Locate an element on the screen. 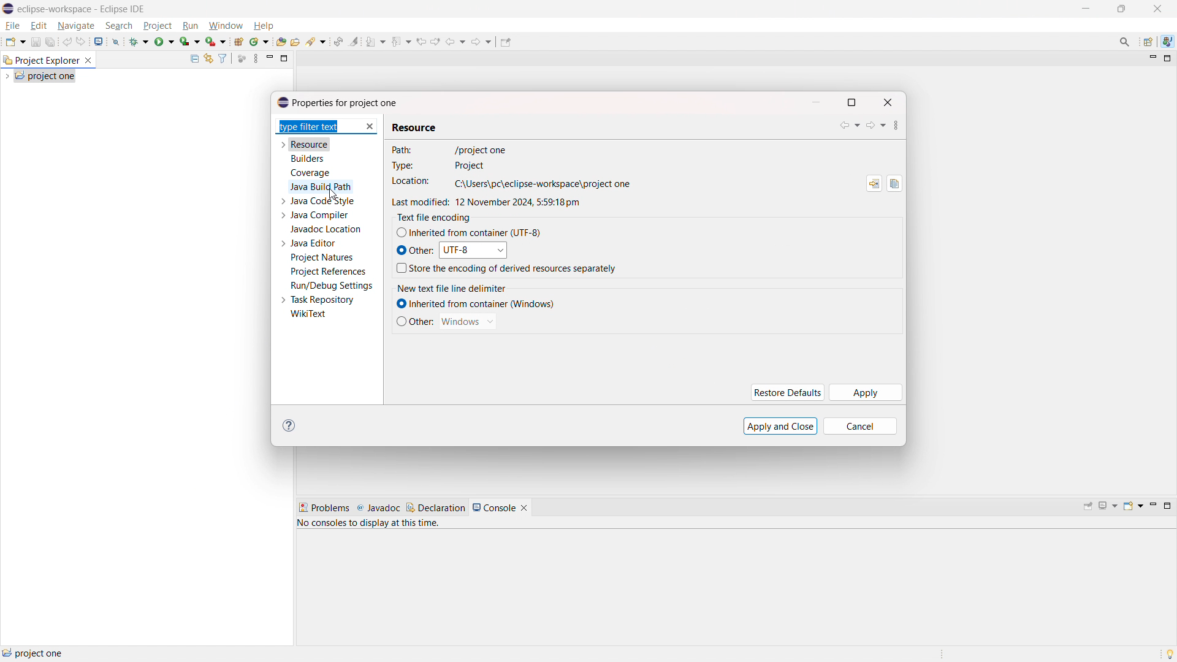 This screenshot has width=1177, height=662. help is located at coordinates (263, 26).